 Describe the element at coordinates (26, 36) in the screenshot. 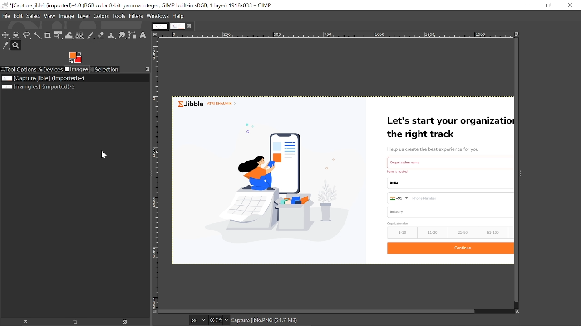

I see `Free select tool` at that location.